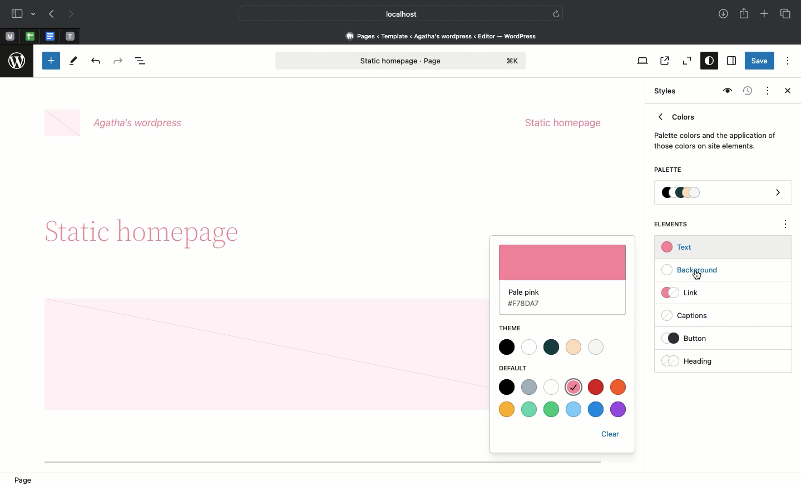 The width and height of the screenshot is (801, 486). What do you see at coordinates (515, 368) in the screenshot?
I see `Default` at bounding box center [515, 368].